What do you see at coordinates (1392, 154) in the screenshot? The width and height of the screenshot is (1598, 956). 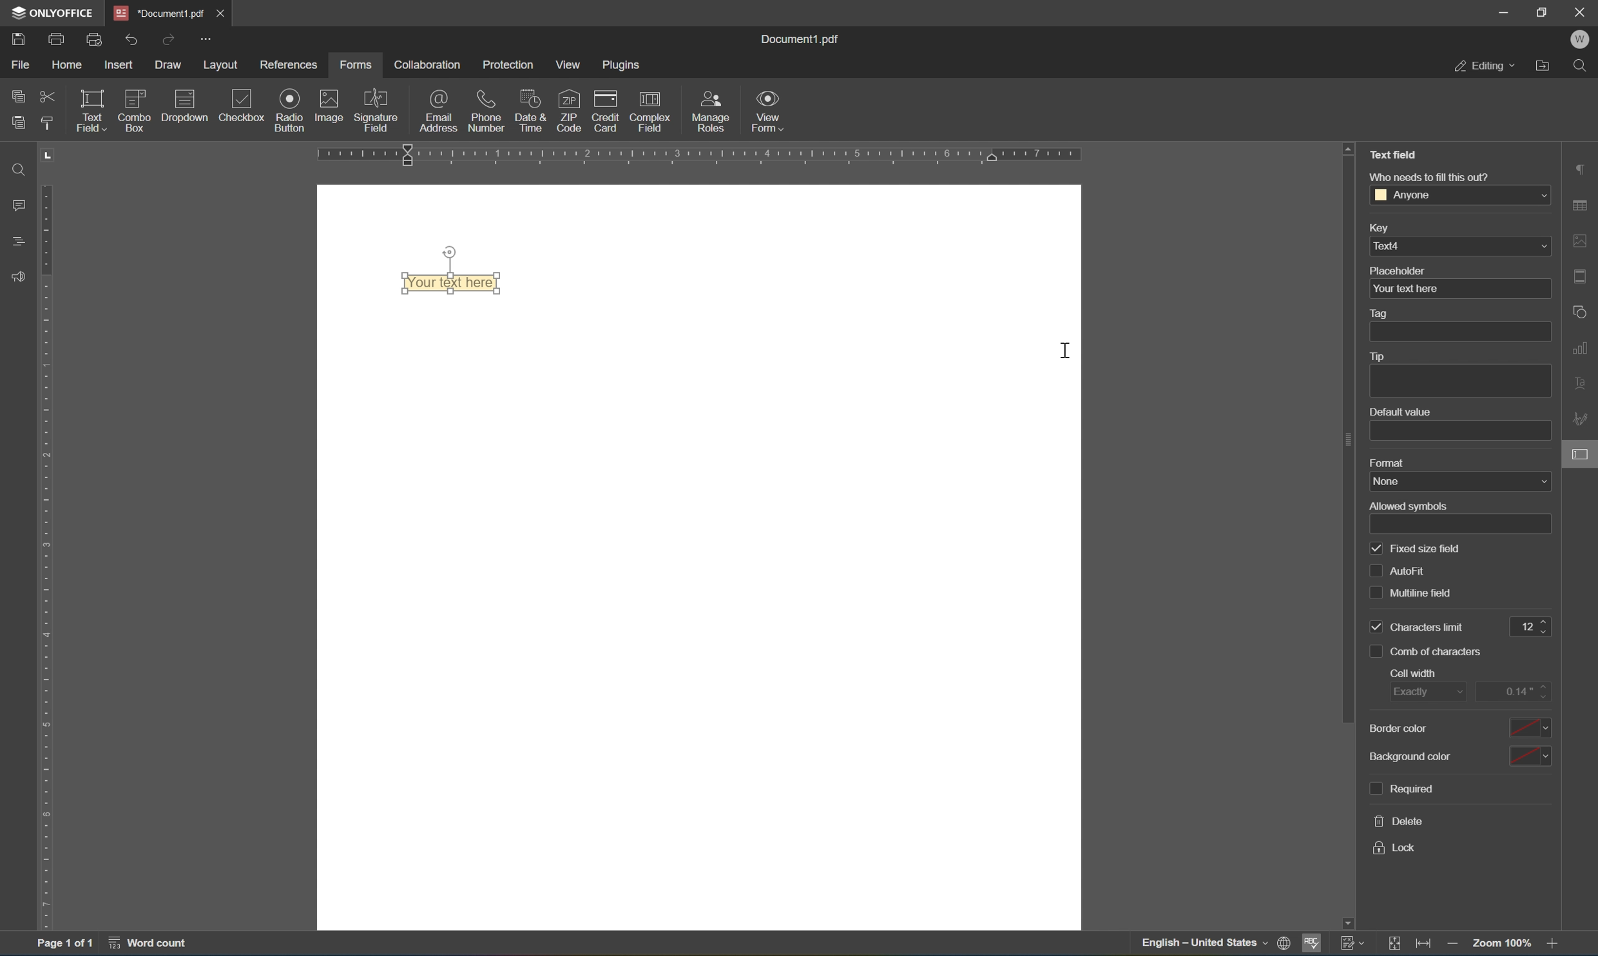 I see `text field` at bounding box center [1392, 154].